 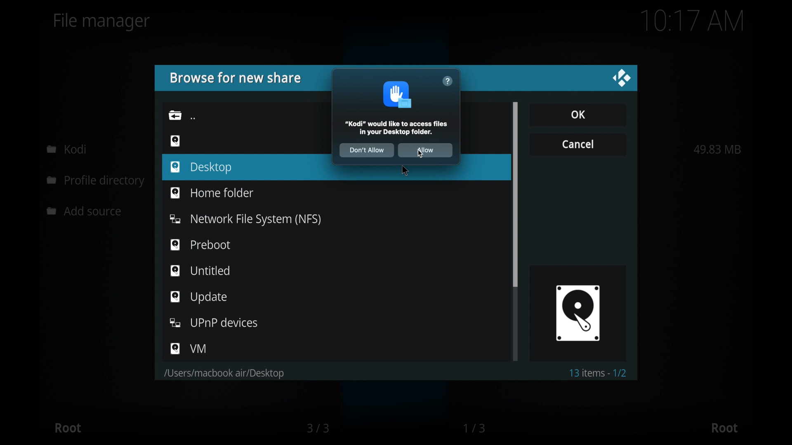 I want to click on cancel, so click(x=577, y=143).